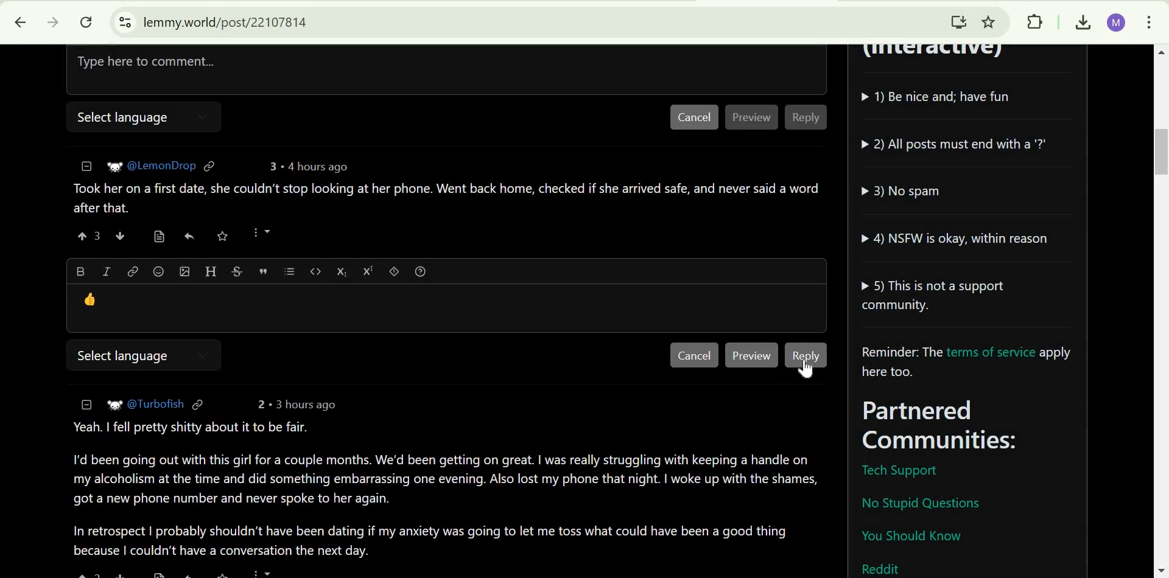 Image resolution: width=1169 pixels, height=578 pixels. I want to click on Preview, so click(752, 118).